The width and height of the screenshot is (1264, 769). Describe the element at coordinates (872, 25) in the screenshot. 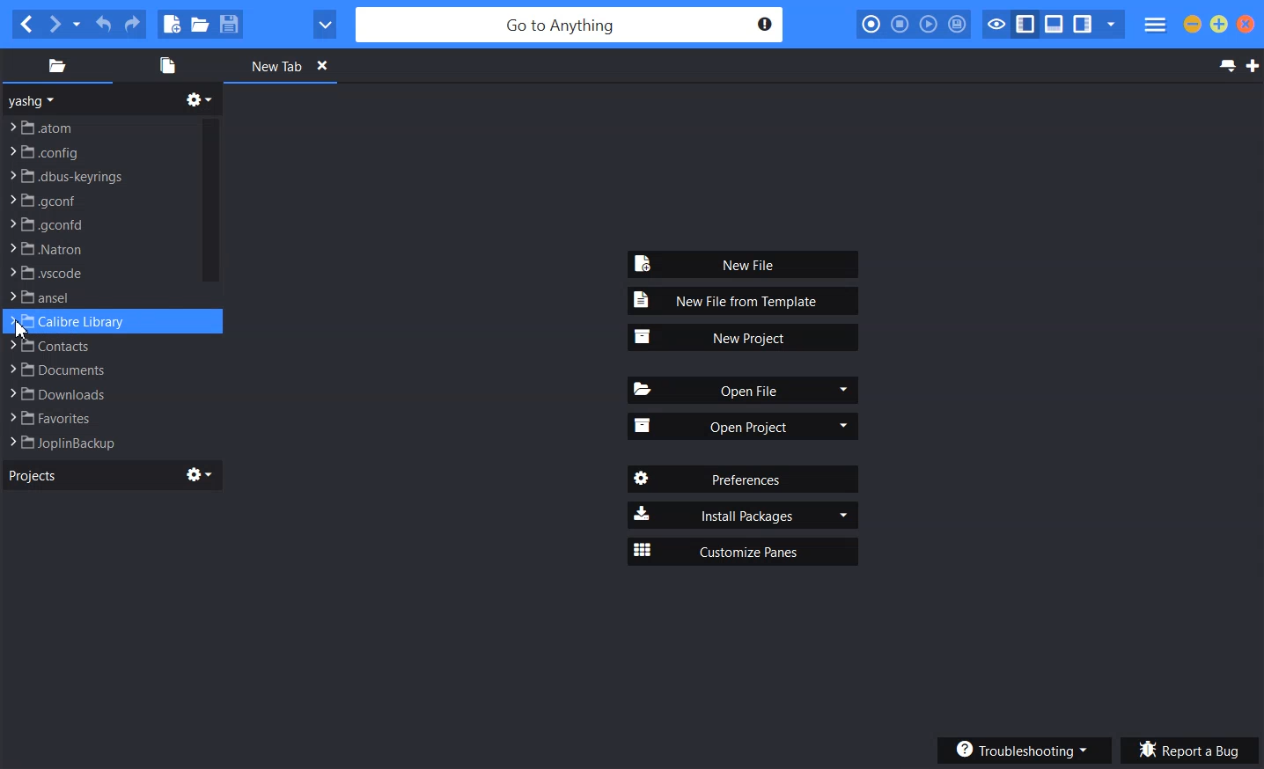

I see `Record Macro` at that location.